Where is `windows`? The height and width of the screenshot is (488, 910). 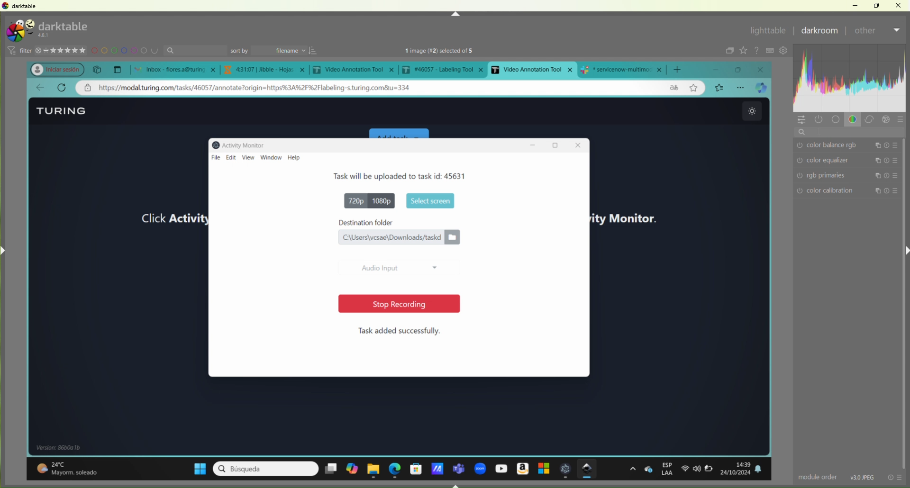
windows is located at coordinates (195, 467).